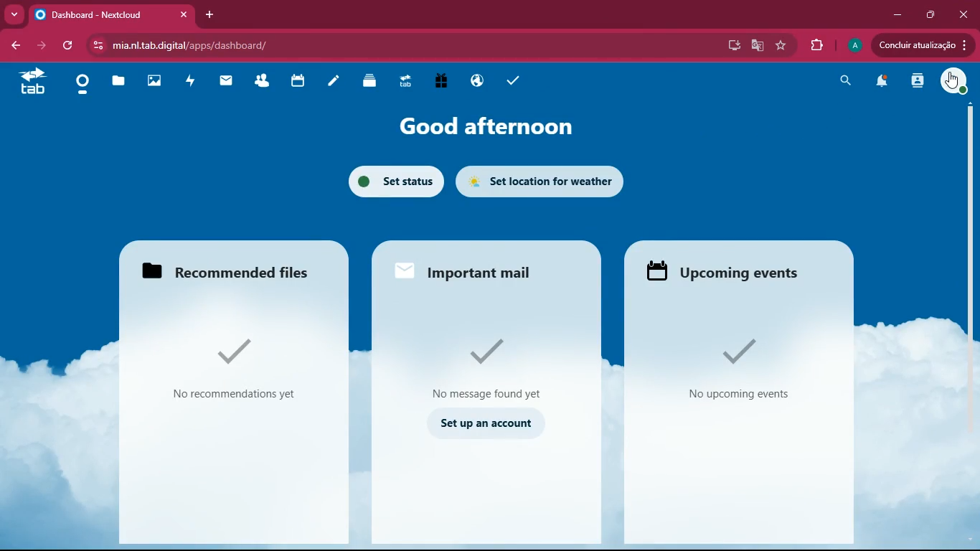 Image resolution: width=980 pixels, height=551 pixels. What do you see at coordinates (225, 270) in the screenshot?
I see `Recommended files` at bounding box center [225, 270].